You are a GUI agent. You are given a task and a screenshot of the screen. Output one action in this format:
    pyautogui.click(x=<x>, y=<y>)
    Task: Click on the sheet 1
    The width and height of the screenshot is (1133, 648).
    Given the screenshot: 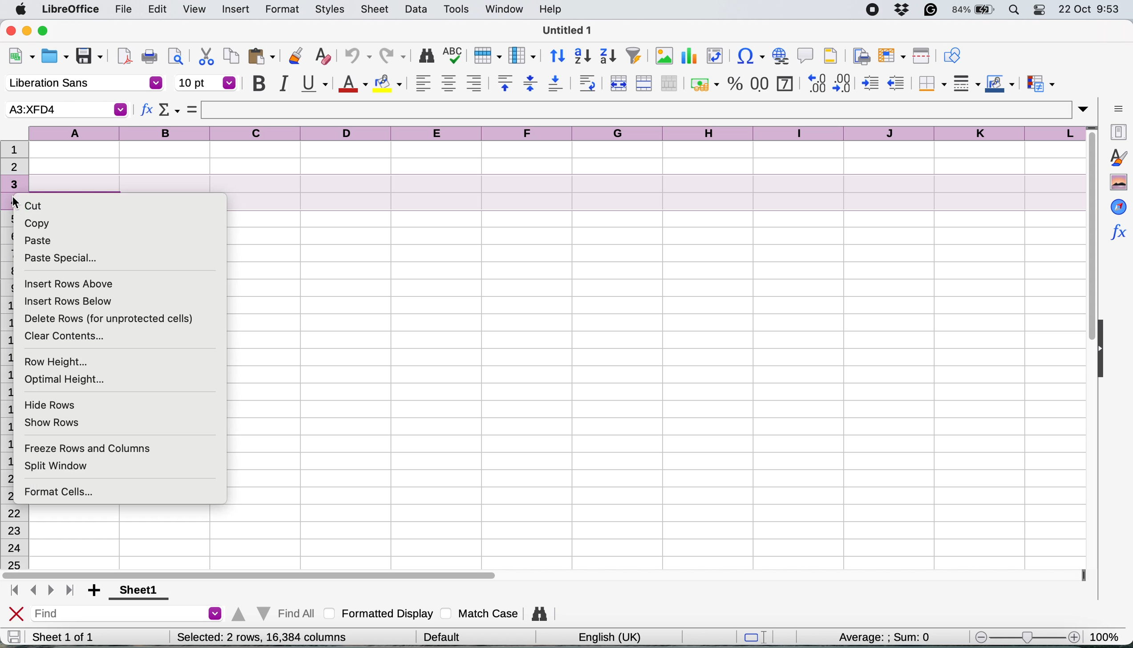 What is the action you would take?
    pyautogui.click(x=135, y=591)
    